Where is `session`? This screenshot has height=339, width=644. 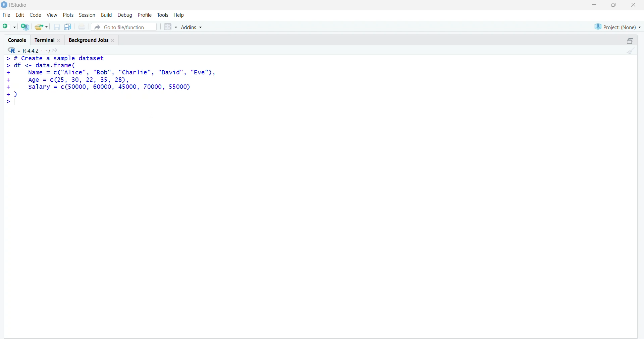
session is located at coordinates (88, 15).